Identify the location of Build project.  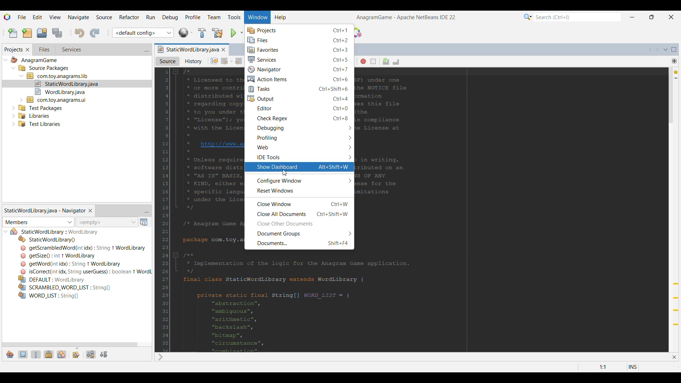
(202, 33).